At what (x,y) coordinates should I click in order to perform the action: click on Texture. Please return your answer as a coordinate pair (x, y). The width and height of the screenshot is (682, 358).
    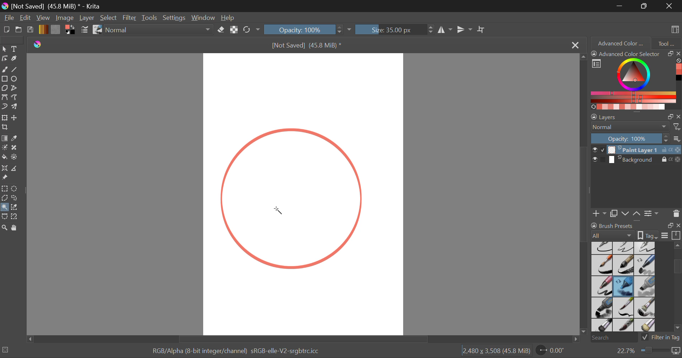
    Looking at the image, I should click on (55, 29).